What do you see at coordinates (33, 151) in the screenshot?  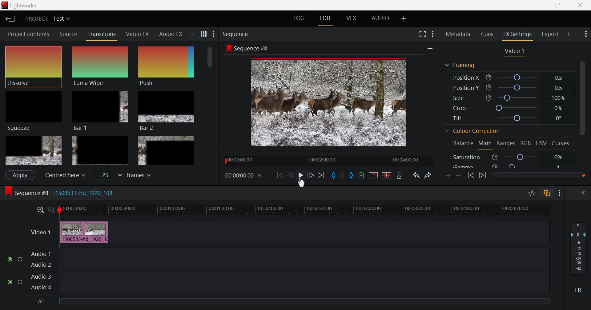 I see `Box 4` at bounding box center [33, 151].